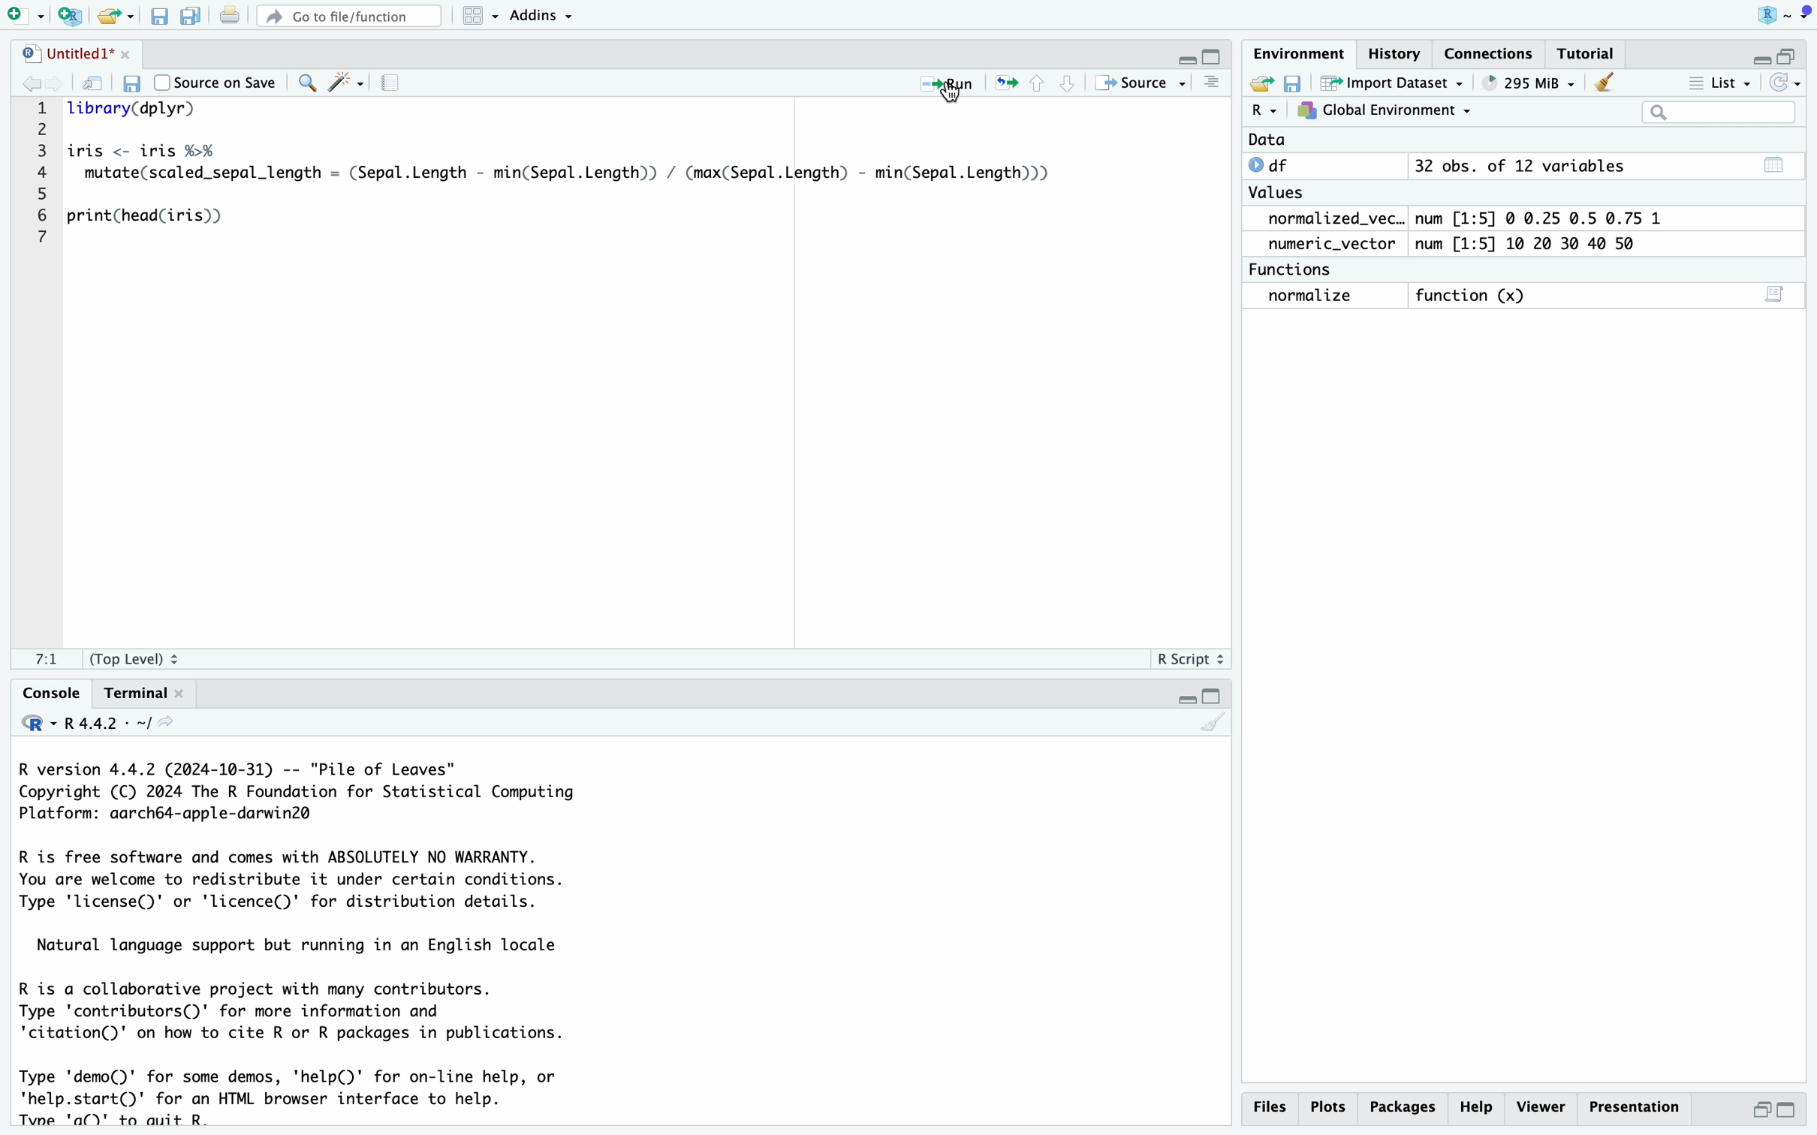  Describe the element at coordinates (20, 14) in the screenshot. I see `New Page` at that location.